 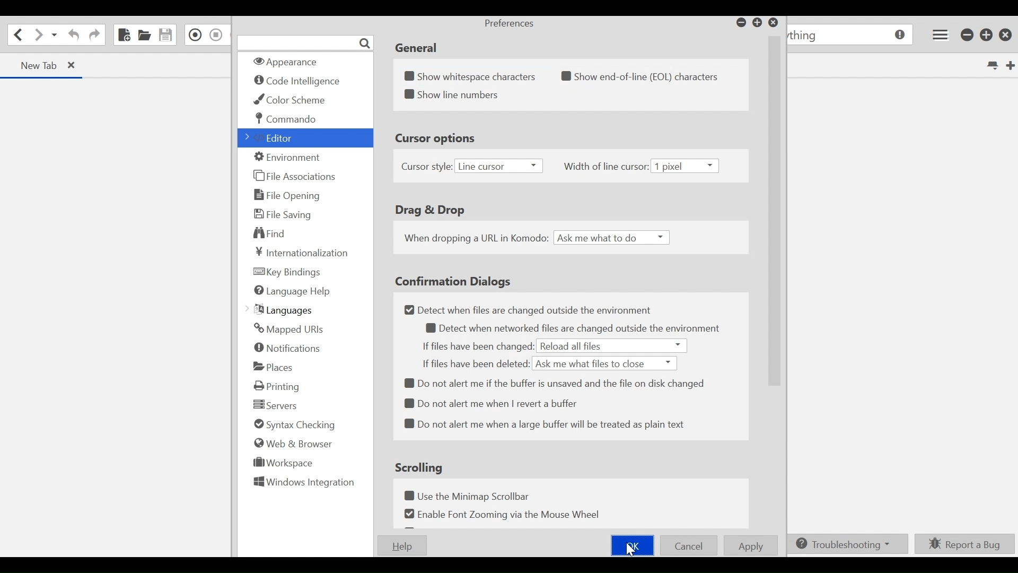 What do you see at coordinates (453, 281) in the screenshot?
I see `Confirmation Dialogs` at bounding box center [453, 281].